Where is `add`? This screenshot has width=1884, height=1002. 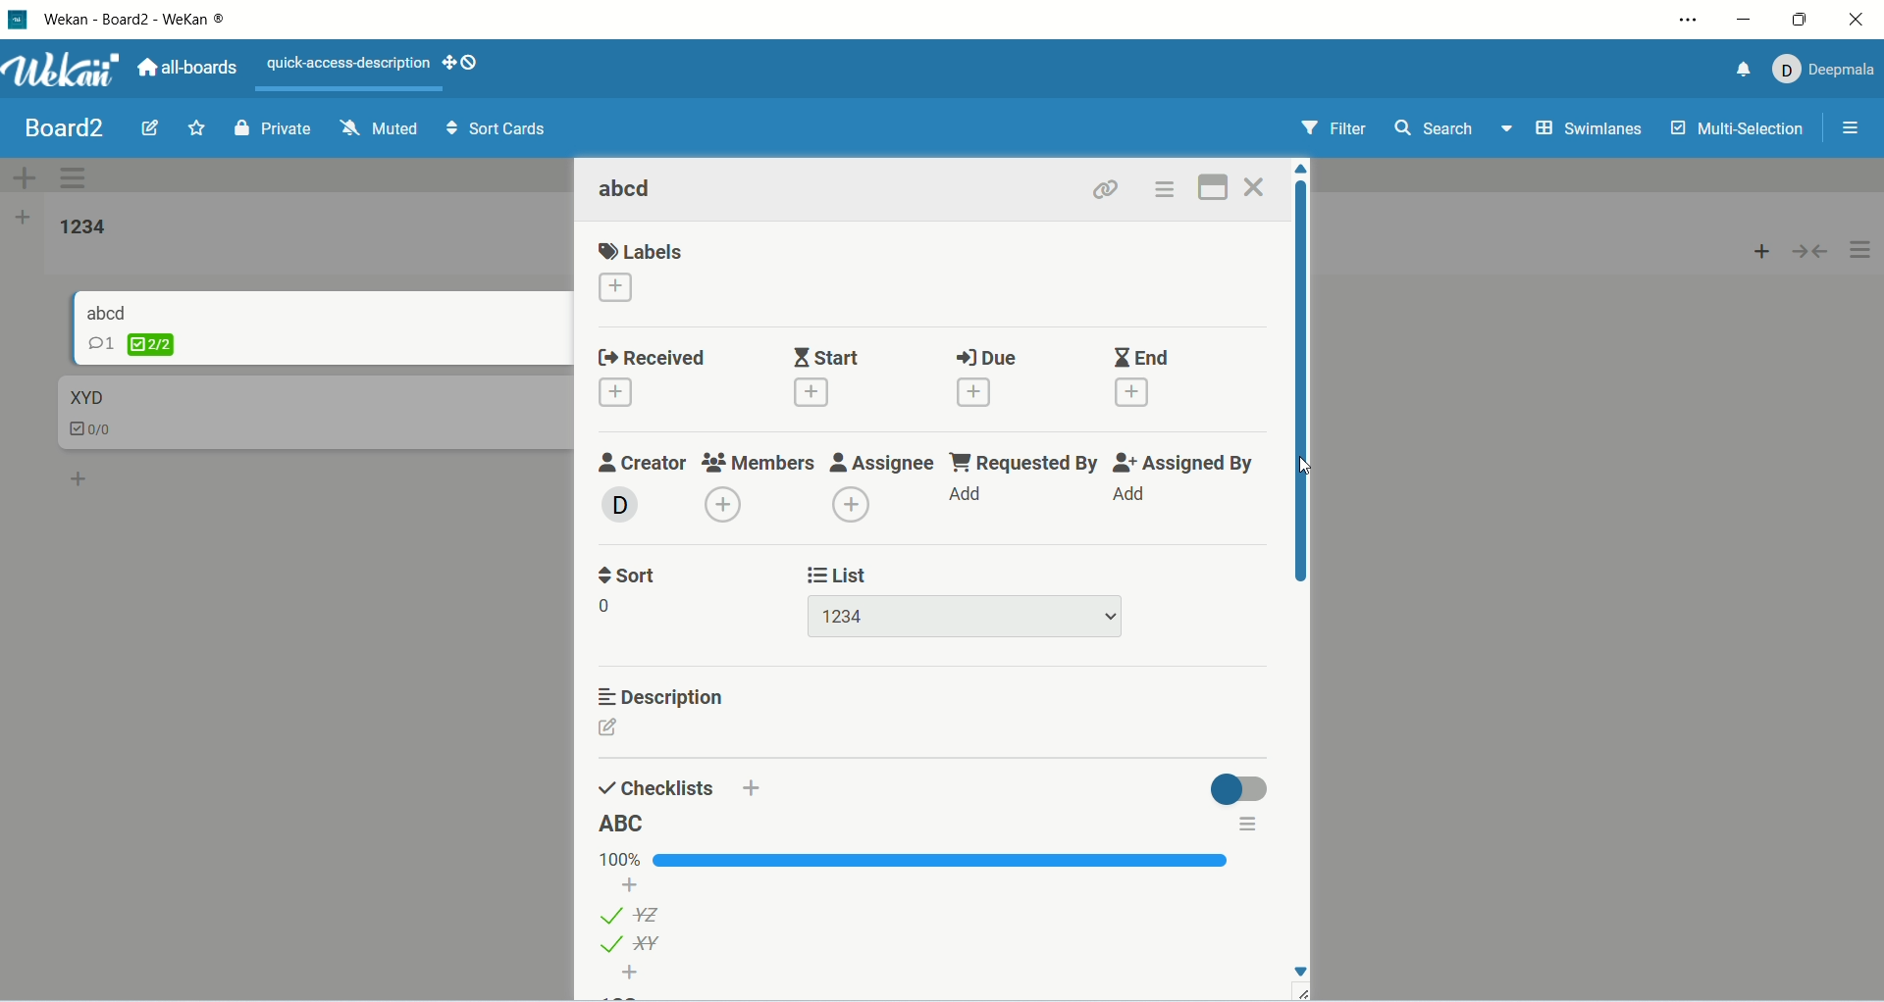
add is located at coordinates (968, 491).